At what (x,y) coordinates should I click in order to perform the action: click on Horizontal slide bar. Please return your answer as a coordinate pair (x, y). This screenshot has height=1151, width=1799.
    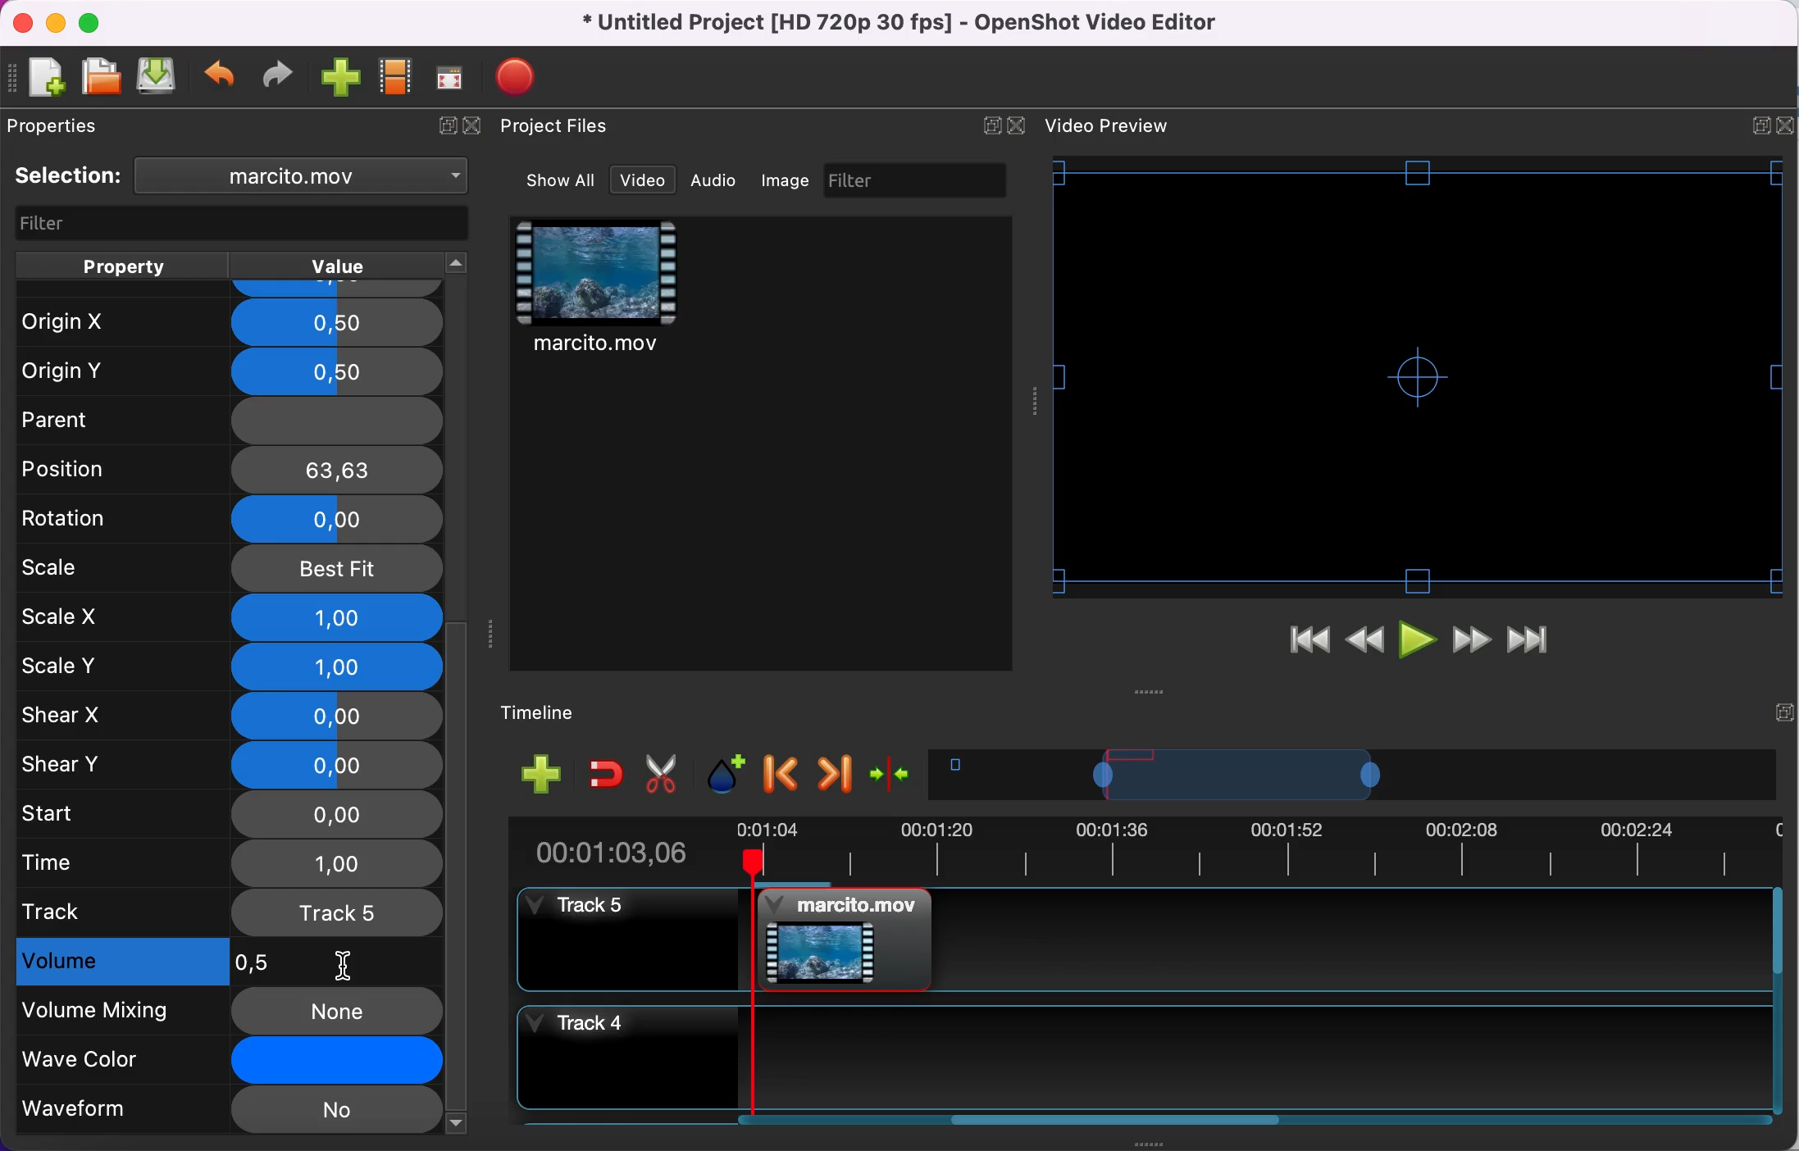
    Looking at the image, I should click on (1118, 1119).